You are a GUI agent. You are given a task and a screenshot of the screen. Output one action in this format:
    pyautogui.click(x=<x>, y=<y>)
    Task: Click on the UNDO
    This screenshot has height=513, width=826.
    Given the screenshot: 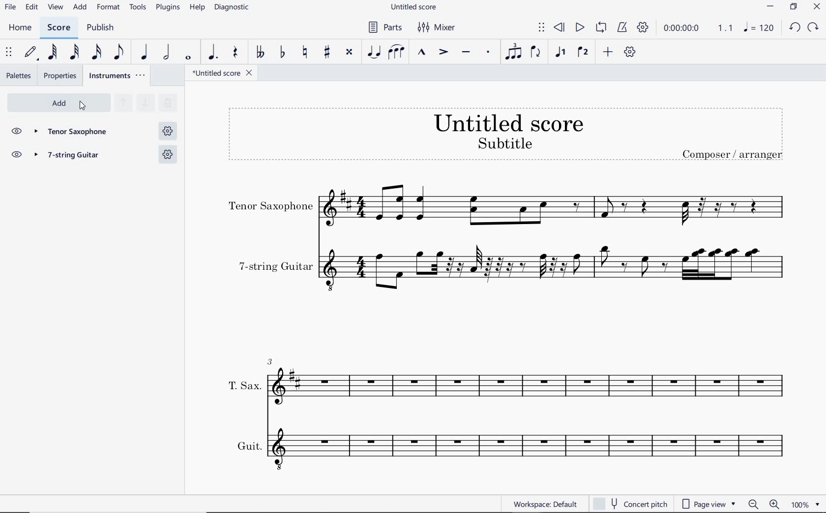 What is the action you would take?
    pyautogui.click(x=795, y=28)
    